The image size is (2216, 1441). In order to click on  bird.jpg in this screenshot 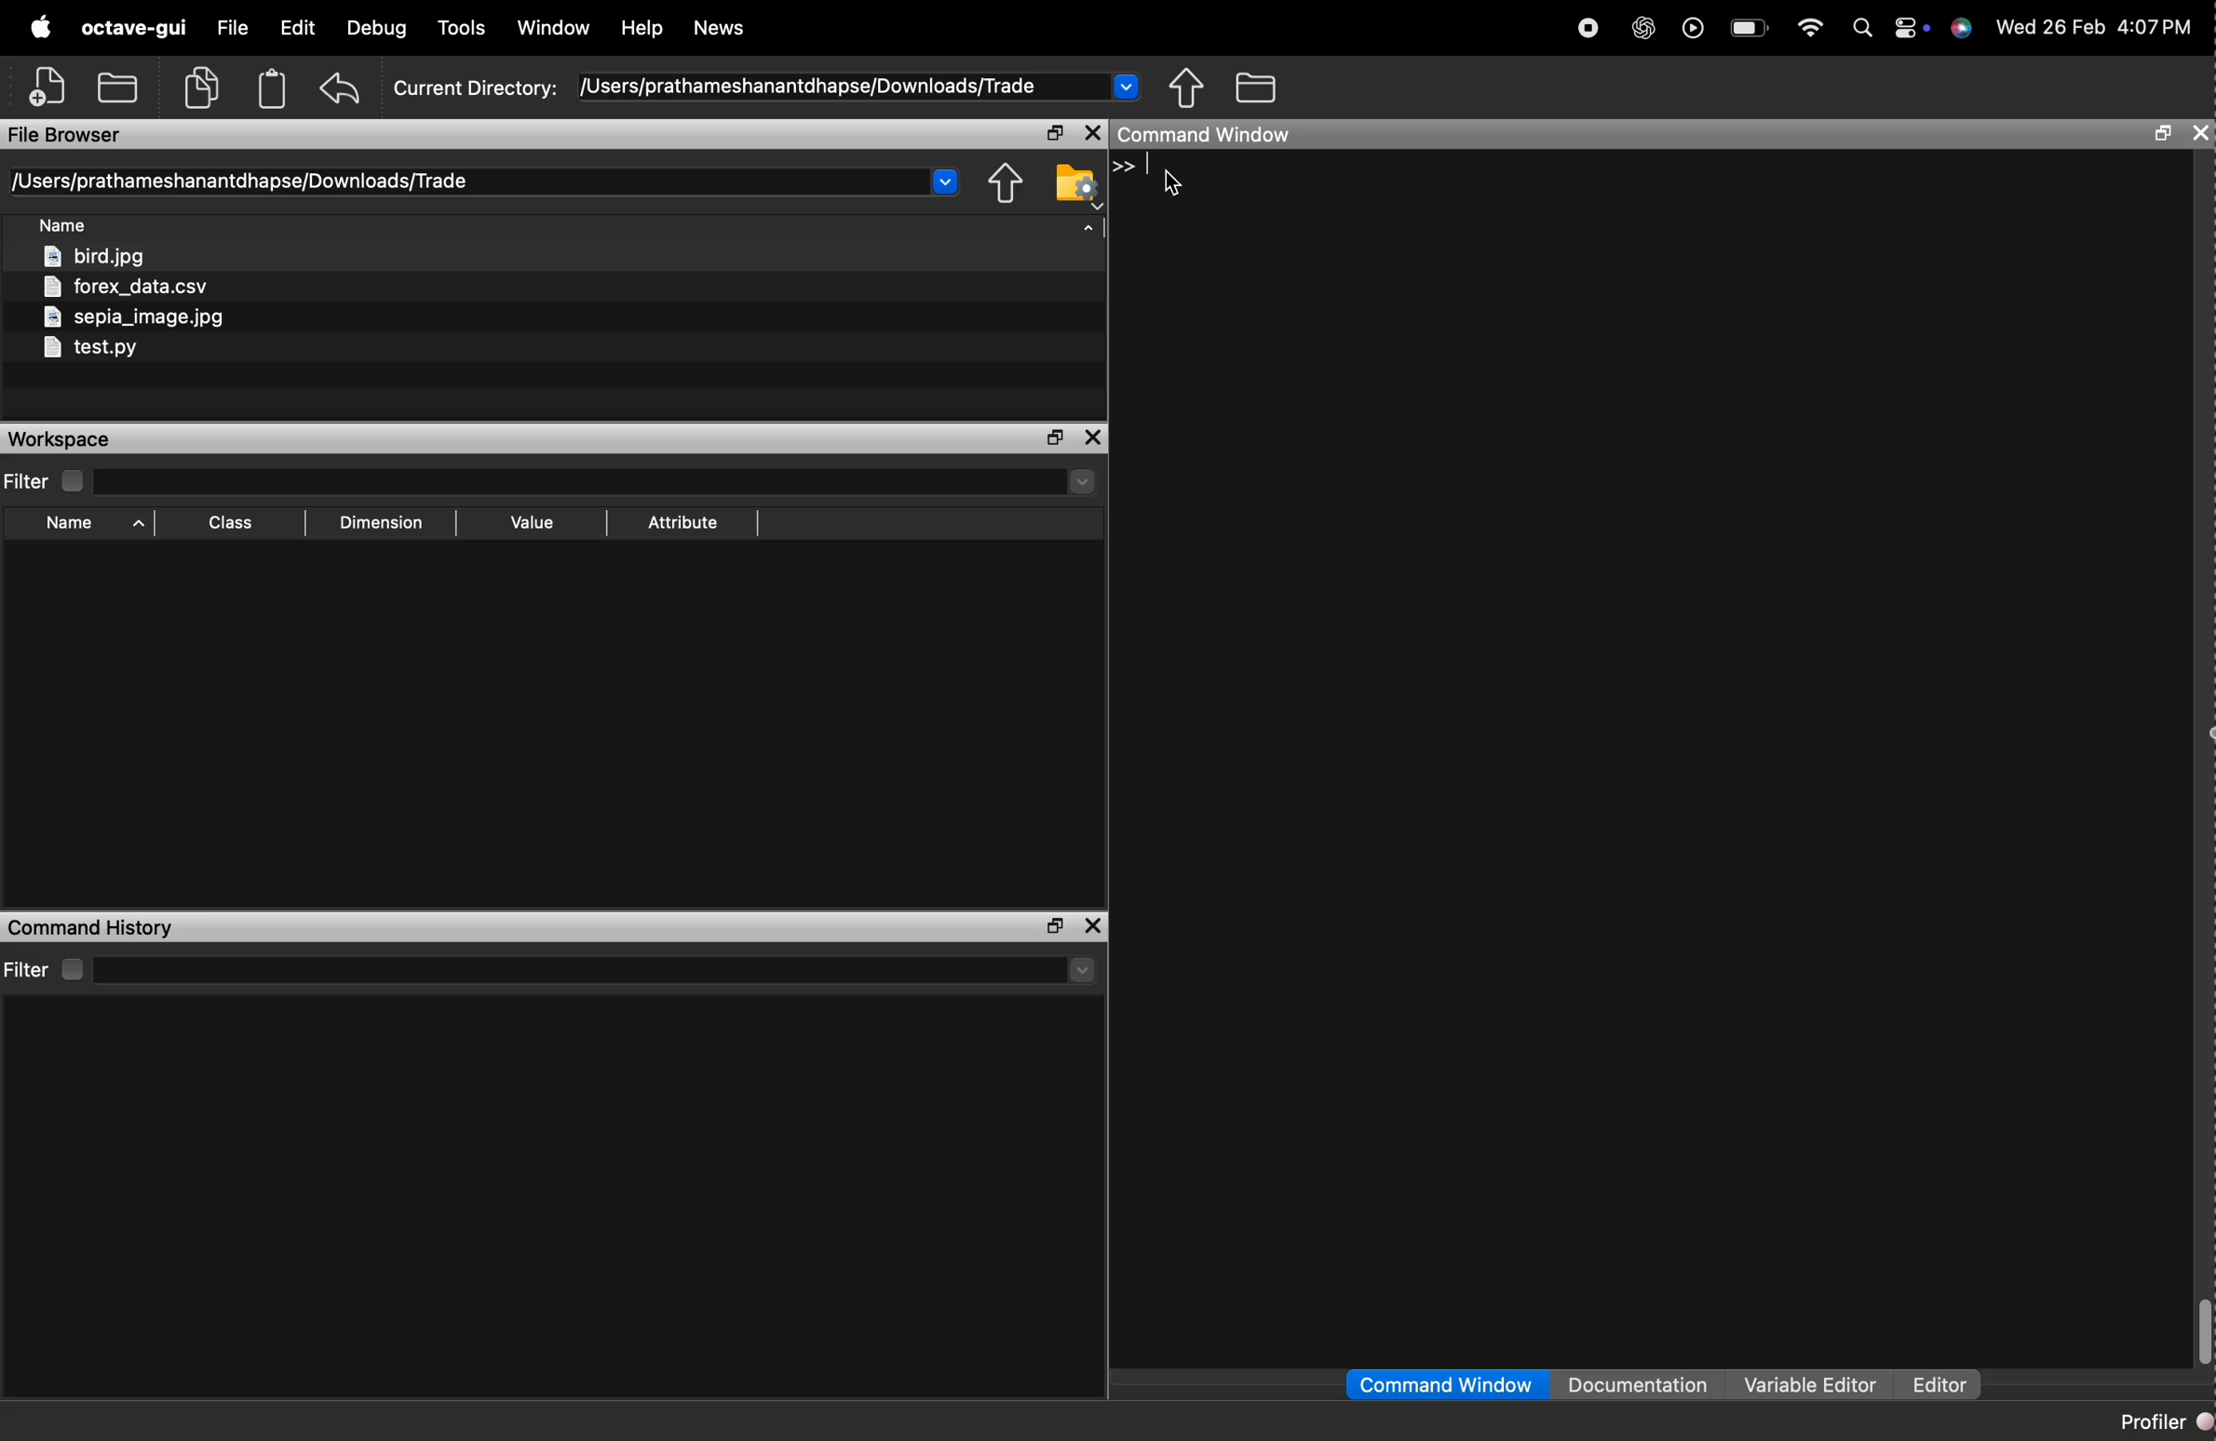, I will do `click(93, 254)`.